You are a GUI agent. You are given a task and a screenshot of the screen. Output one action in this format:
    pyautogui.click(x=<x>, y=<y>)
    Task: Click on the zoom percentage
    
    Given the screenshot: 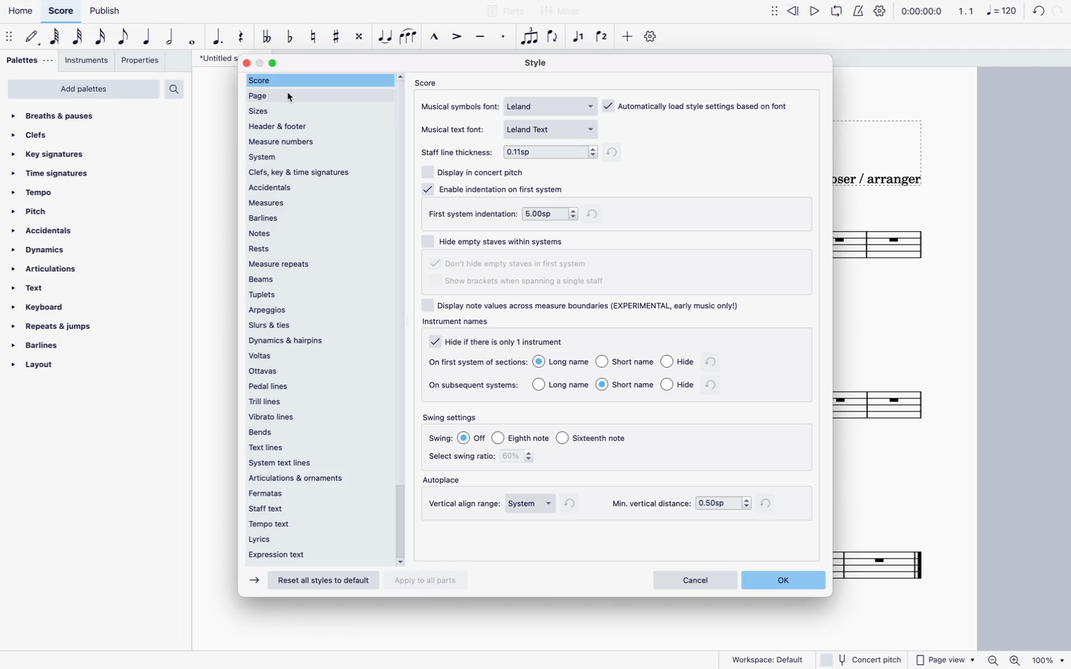 What is the action you would take?
    pyautogui.click(x=1051, y=659)
    